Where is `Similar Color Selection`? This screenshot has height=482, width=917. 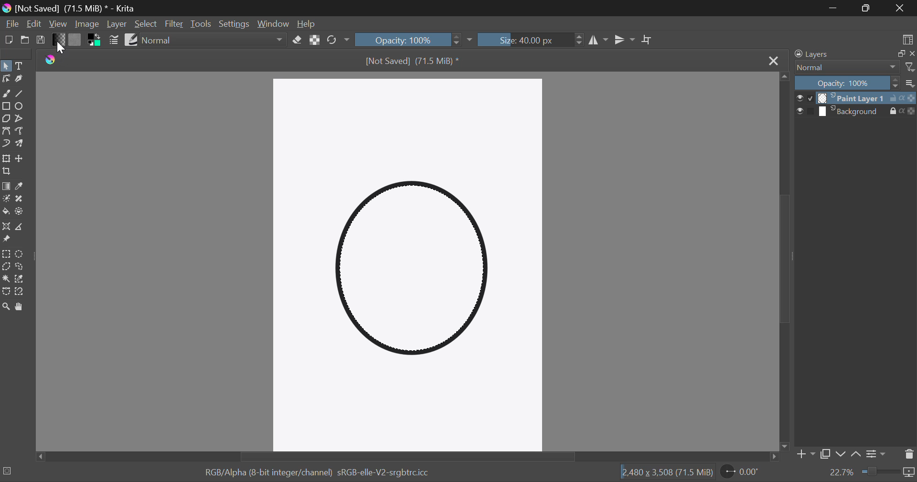 Similar Color Selection is located at coordinates (23, 278).